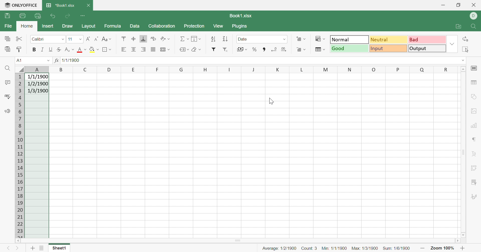 The height and width of the screenshot is (252, 481). Describe the element at coordinates (475, 168) in the screenshot. I see `Pivot table settings` at that location.